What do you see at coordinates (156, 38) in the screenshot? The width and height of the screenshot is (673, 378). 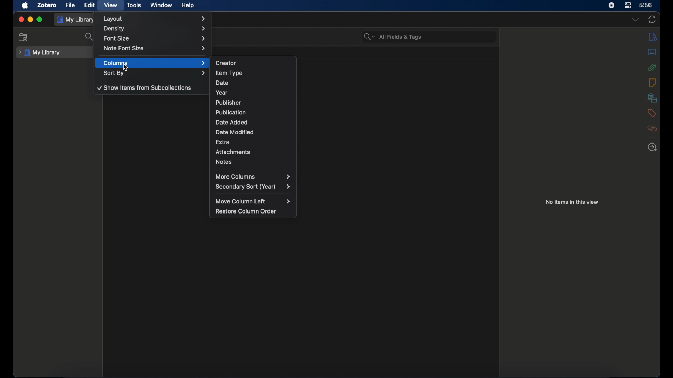 I see `font size` at bounding box center [156, 38].